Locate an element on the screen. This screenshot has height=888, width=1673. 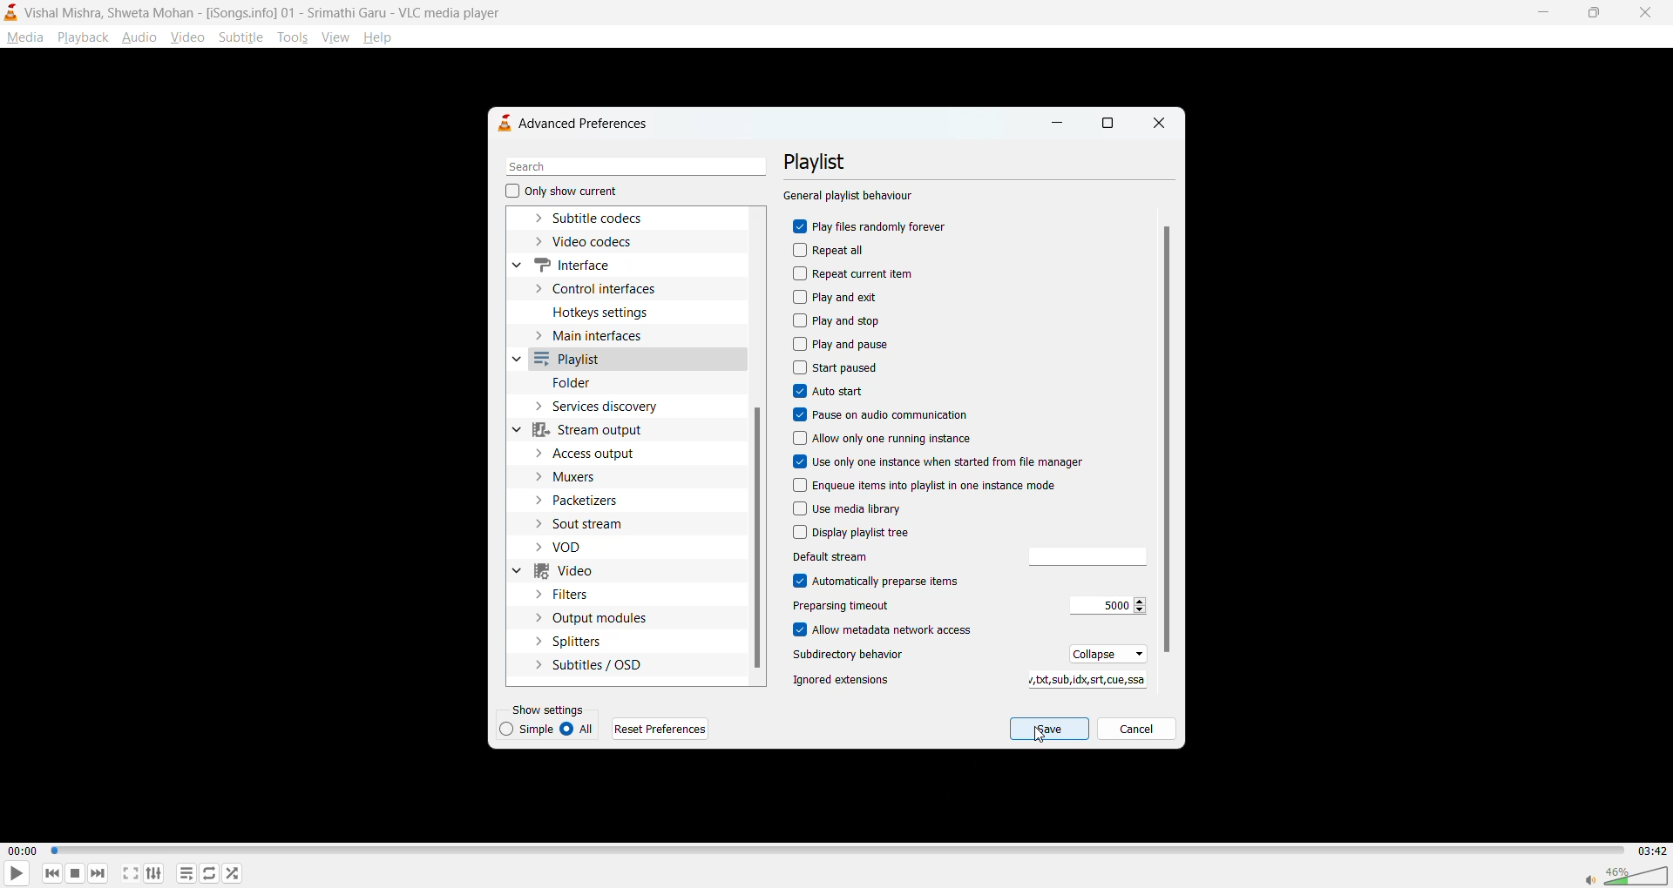
folder is located at coordinates (576, 384).